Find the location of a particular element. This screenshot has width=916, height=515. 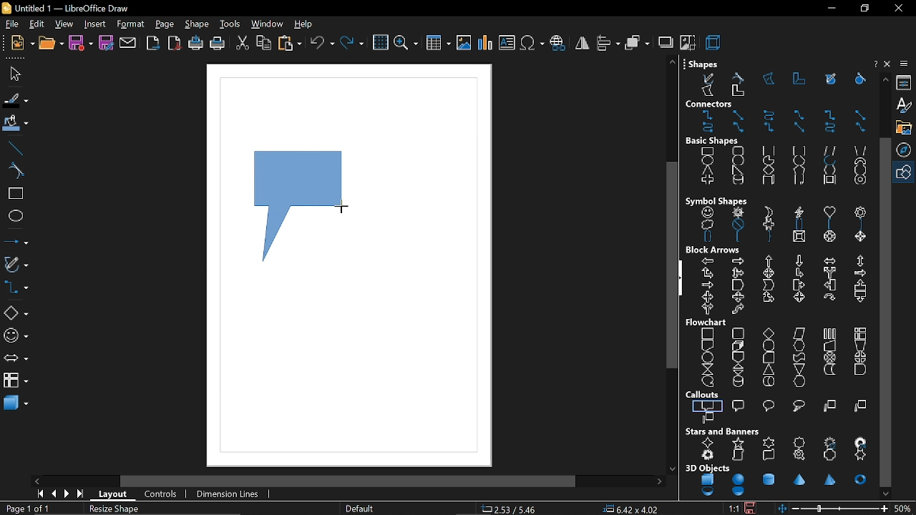

frame is located at coordinates (827, 180).